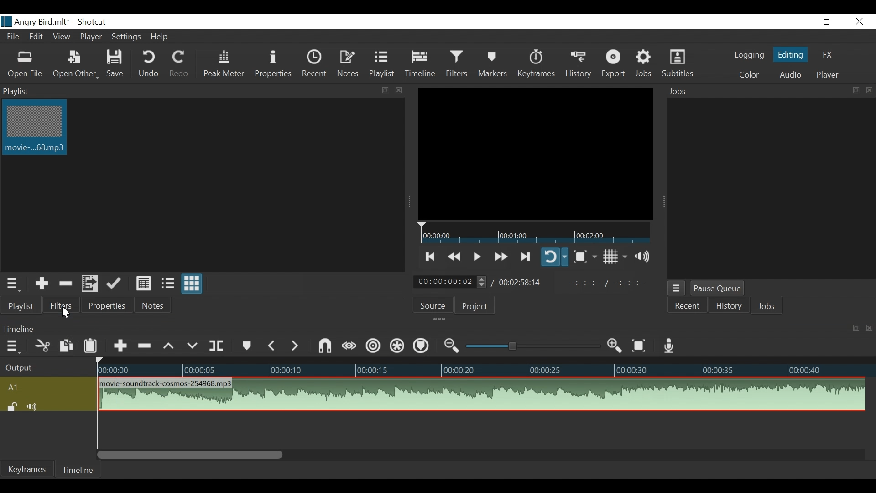  I want to click on Save, so click(117, 65).